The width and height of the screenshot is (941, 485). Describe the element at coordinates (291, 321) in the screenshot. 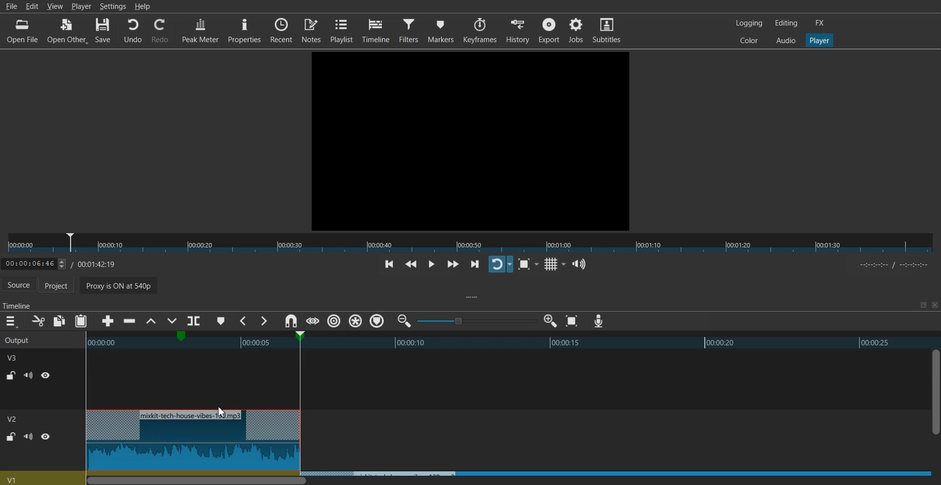

I see `Snap` at that location.